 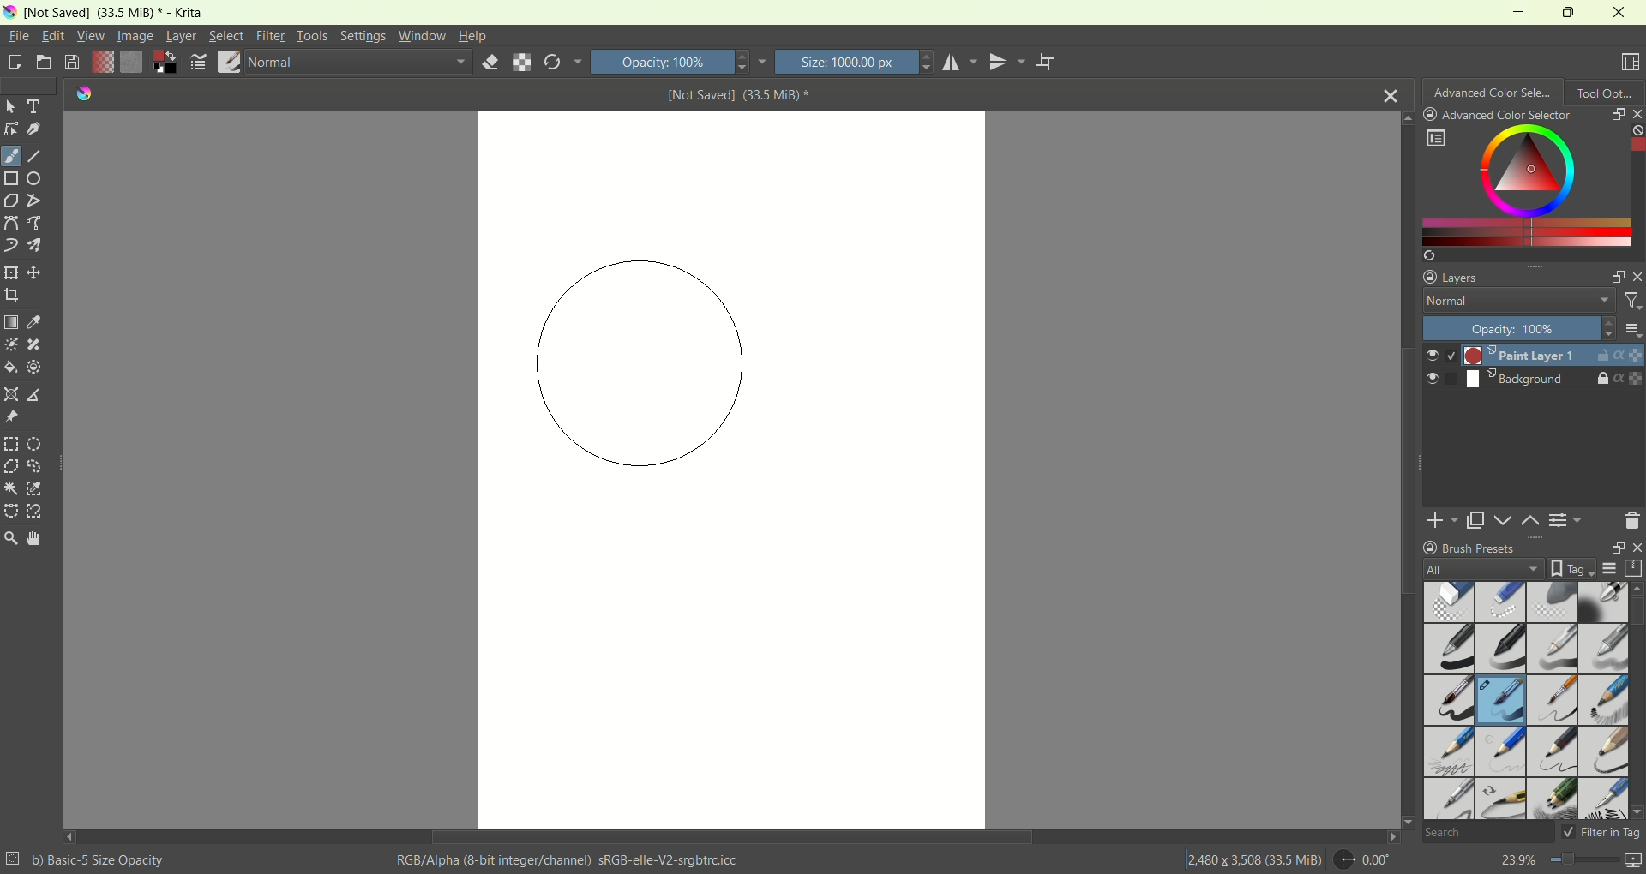 I want to click on multibrush, so click(x=34, y=245).